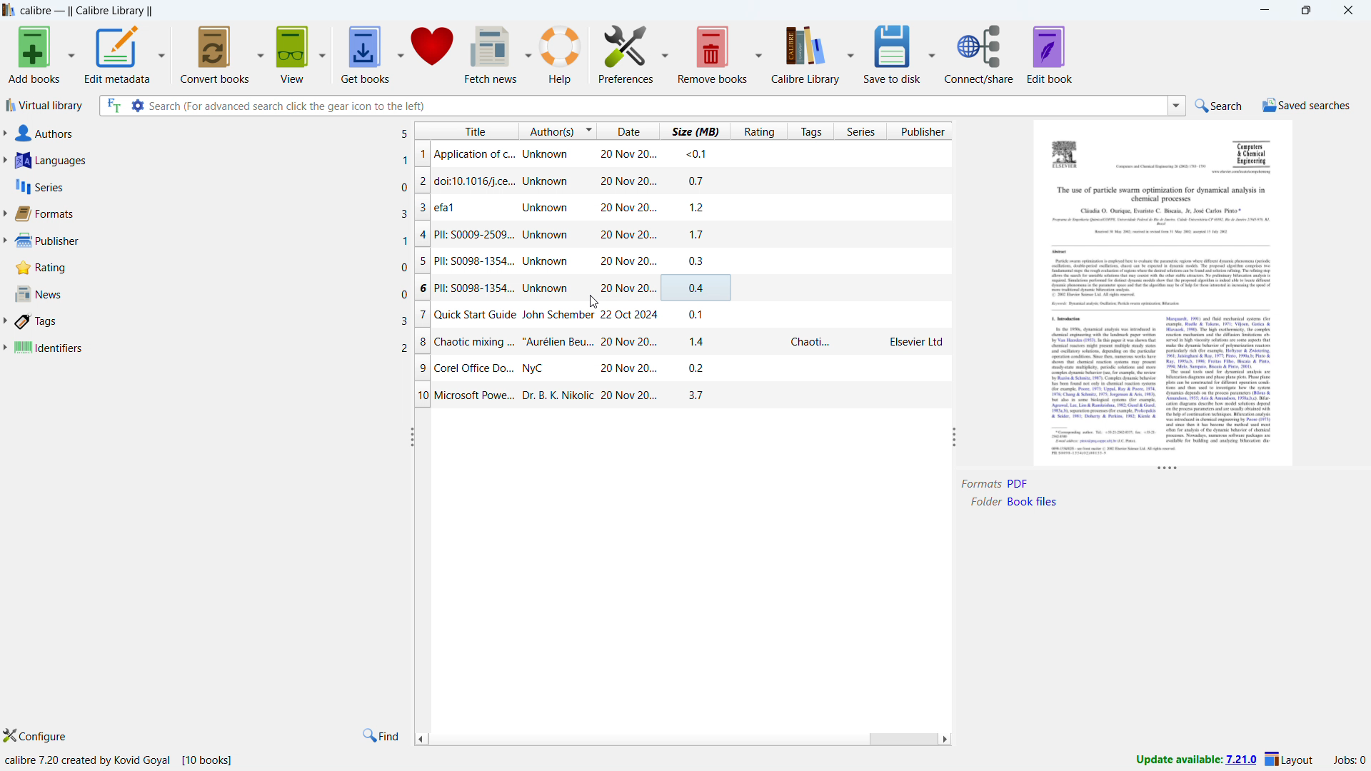  Describe the element at coordinates (713, 53) in the screenshot. I see `remove books` at that location.